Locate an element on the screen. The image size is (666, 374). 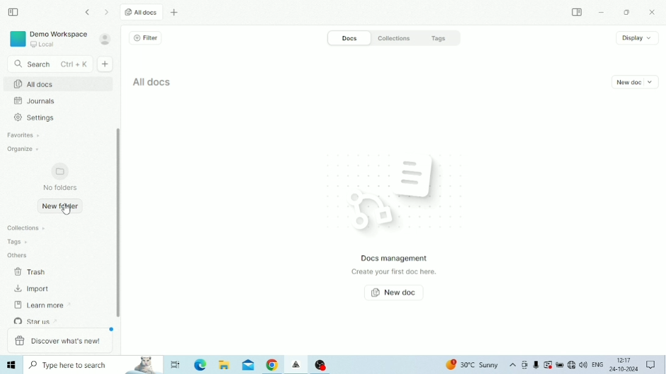
All docs is located at coordinates (57, 83).